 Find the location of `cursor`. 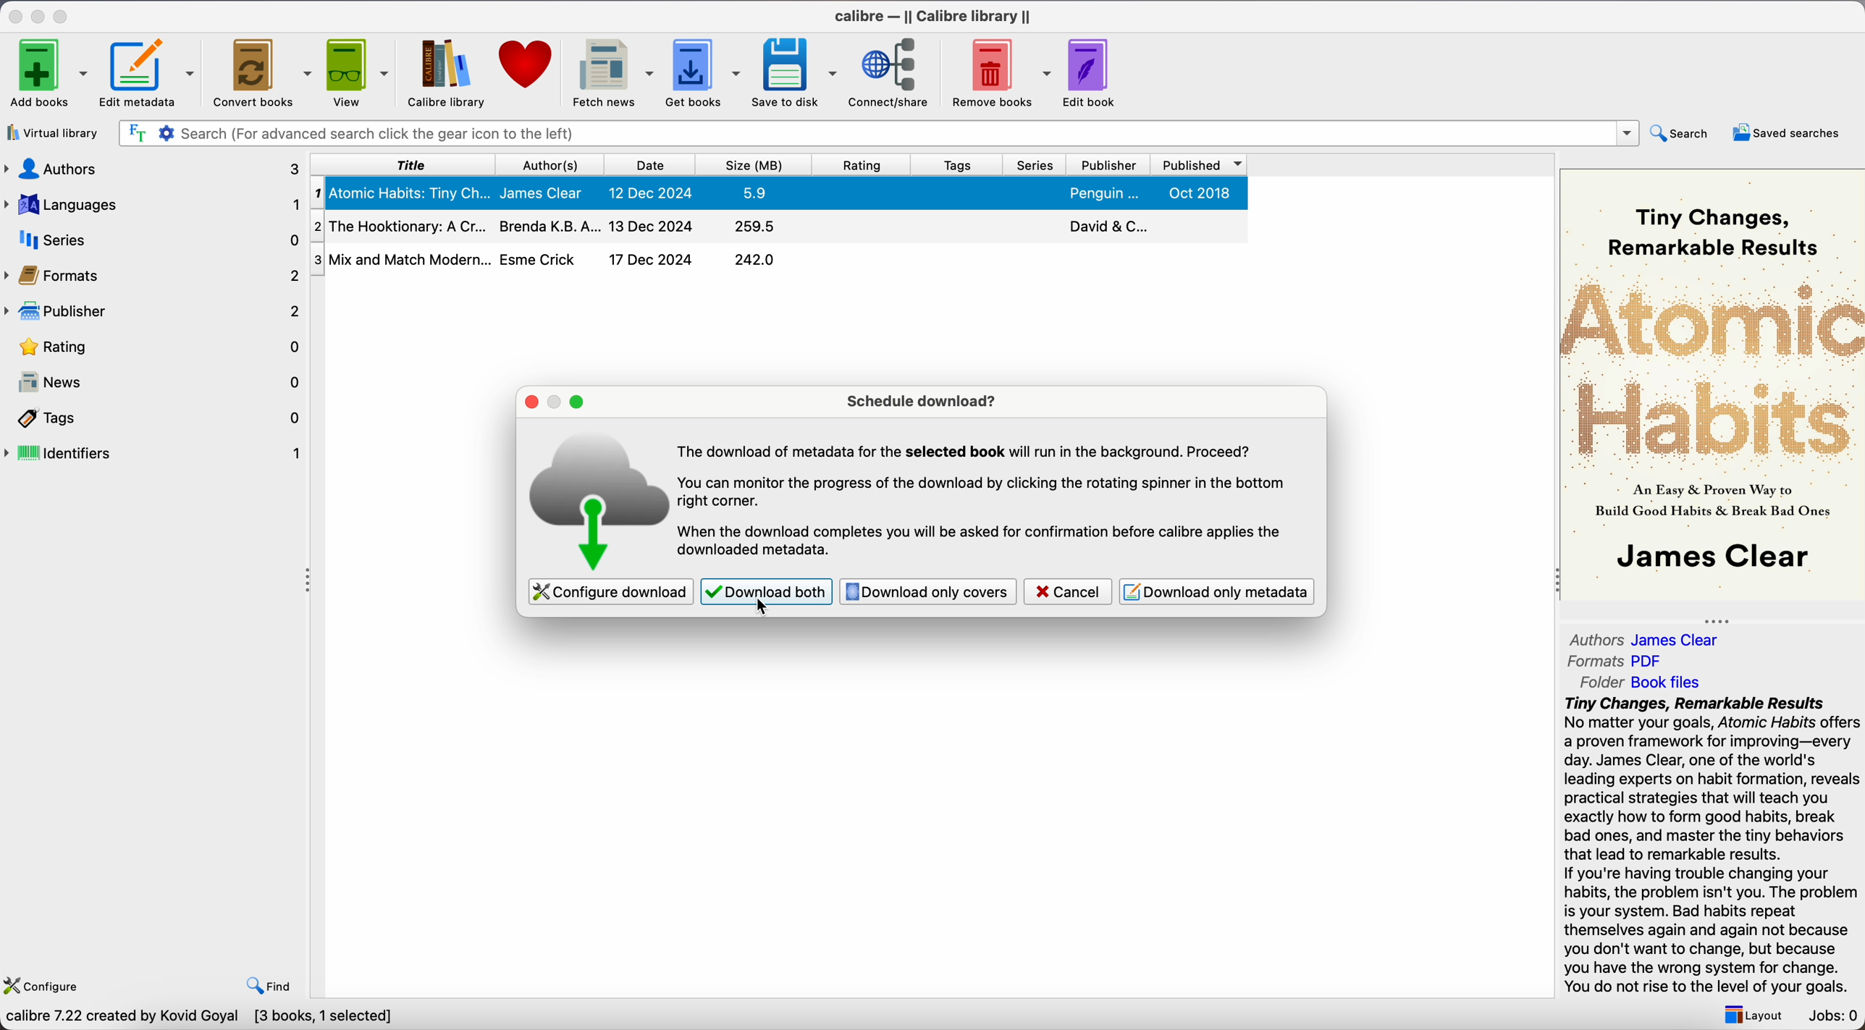

cursor is located at coordinates (762, 608).